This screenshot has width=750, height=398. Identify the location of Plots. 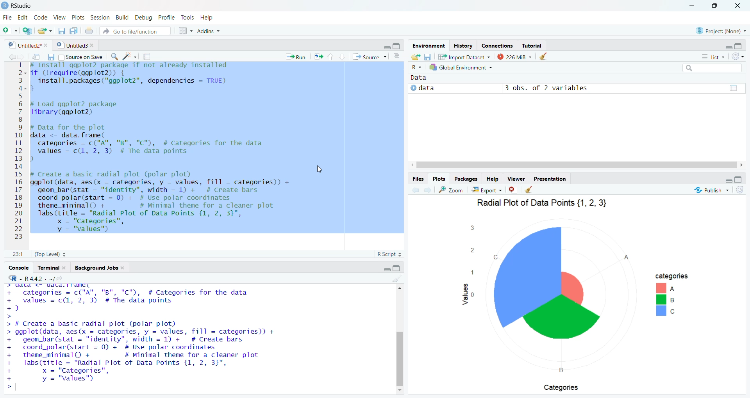
(441, 179).